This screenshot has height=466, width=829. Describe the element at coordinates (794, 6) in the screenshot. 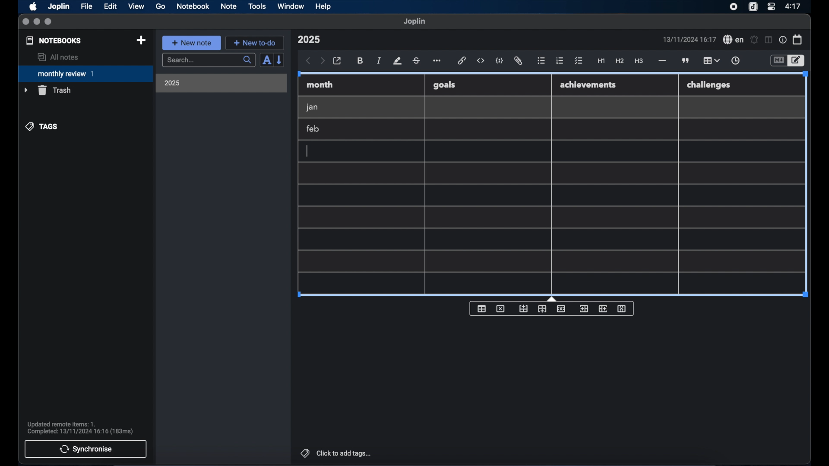

I see `time` at that location.